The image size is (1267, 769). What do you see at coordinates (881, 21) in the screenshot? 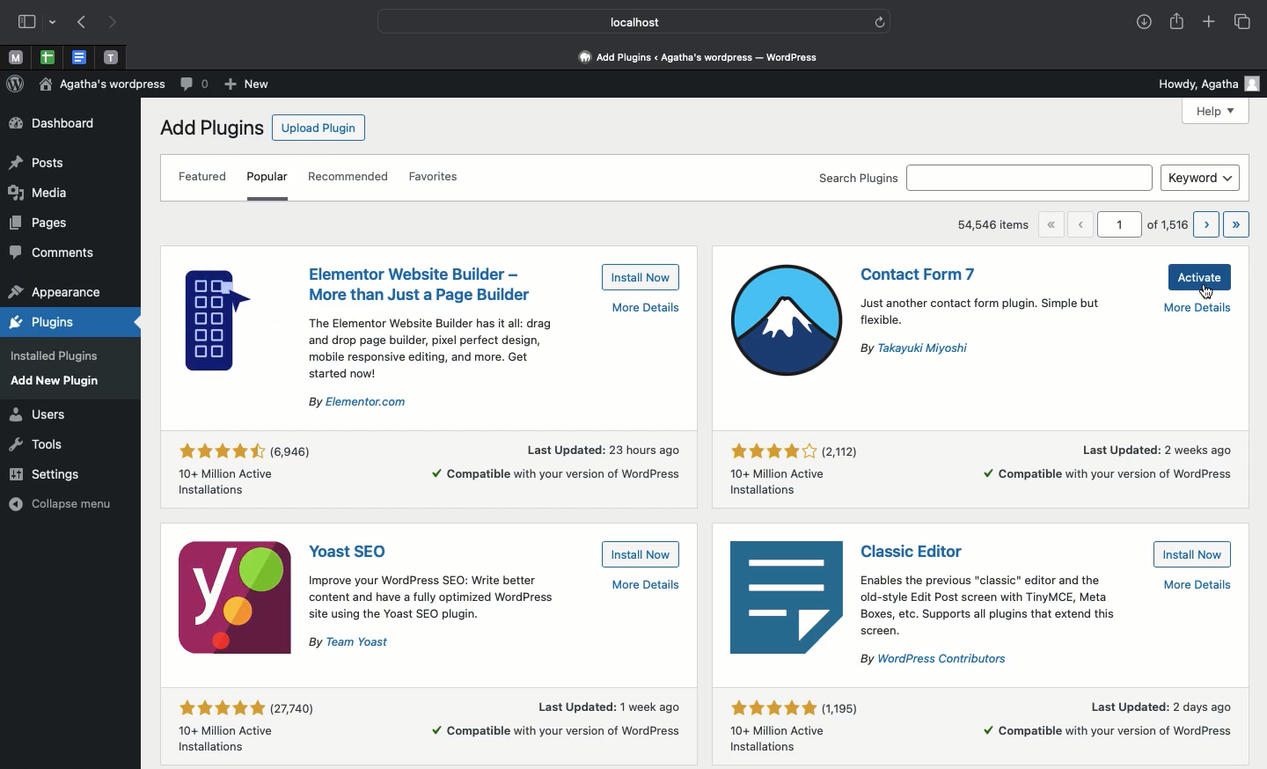
I see `refresh` at bounding box center [881, 21].